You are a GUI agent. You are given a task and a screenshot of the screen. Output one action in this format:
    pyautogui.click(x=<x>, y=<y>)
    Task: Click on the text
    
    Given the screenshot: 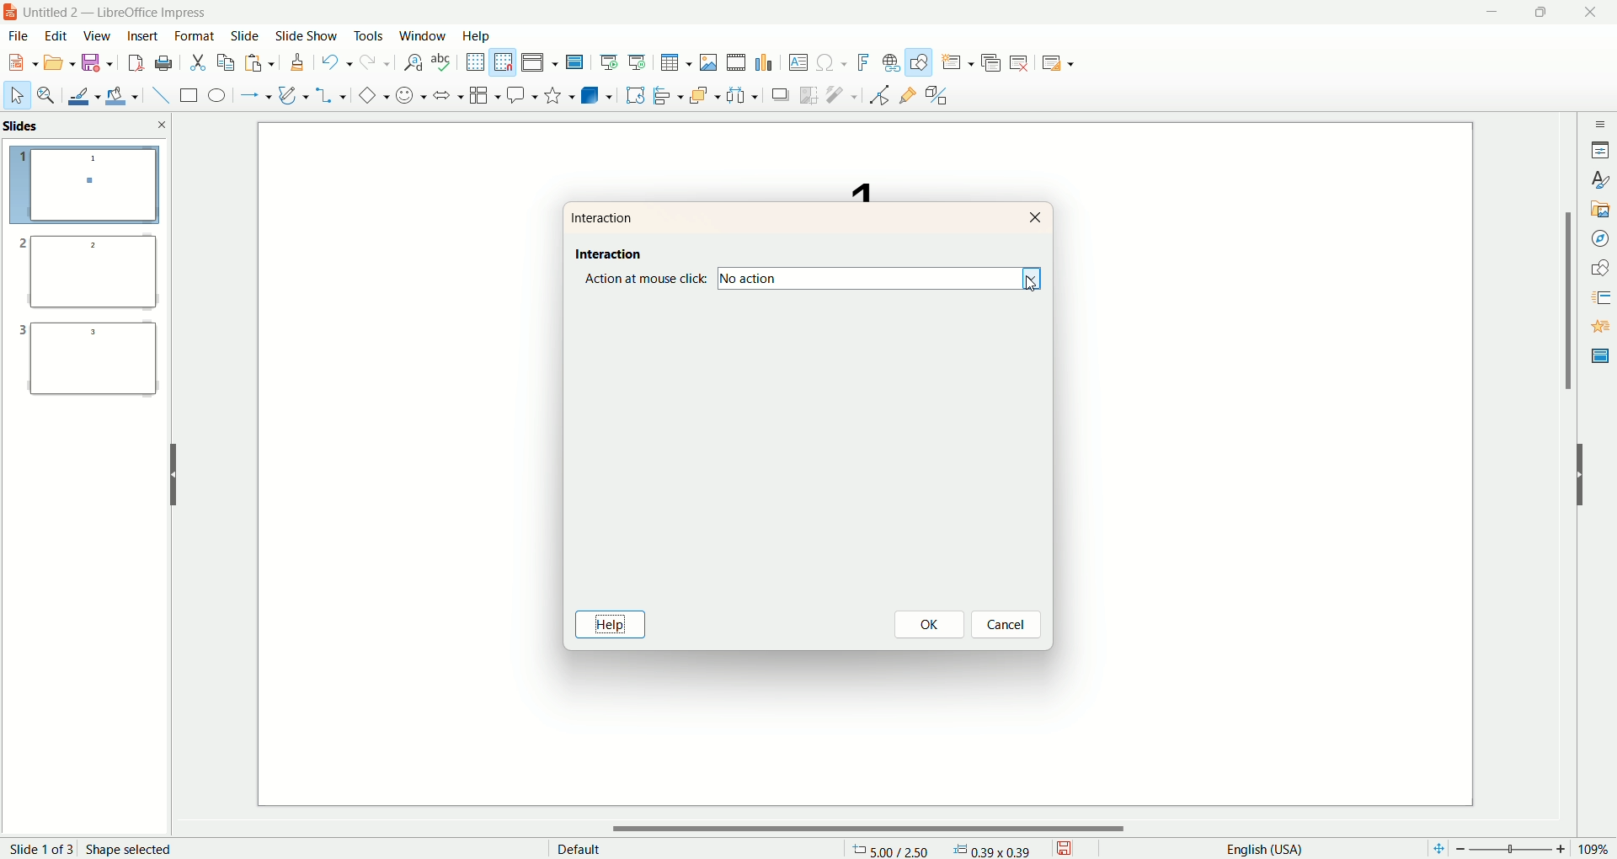 What is the action you would take?
    pyautogui.click(x=850, y=183)
    